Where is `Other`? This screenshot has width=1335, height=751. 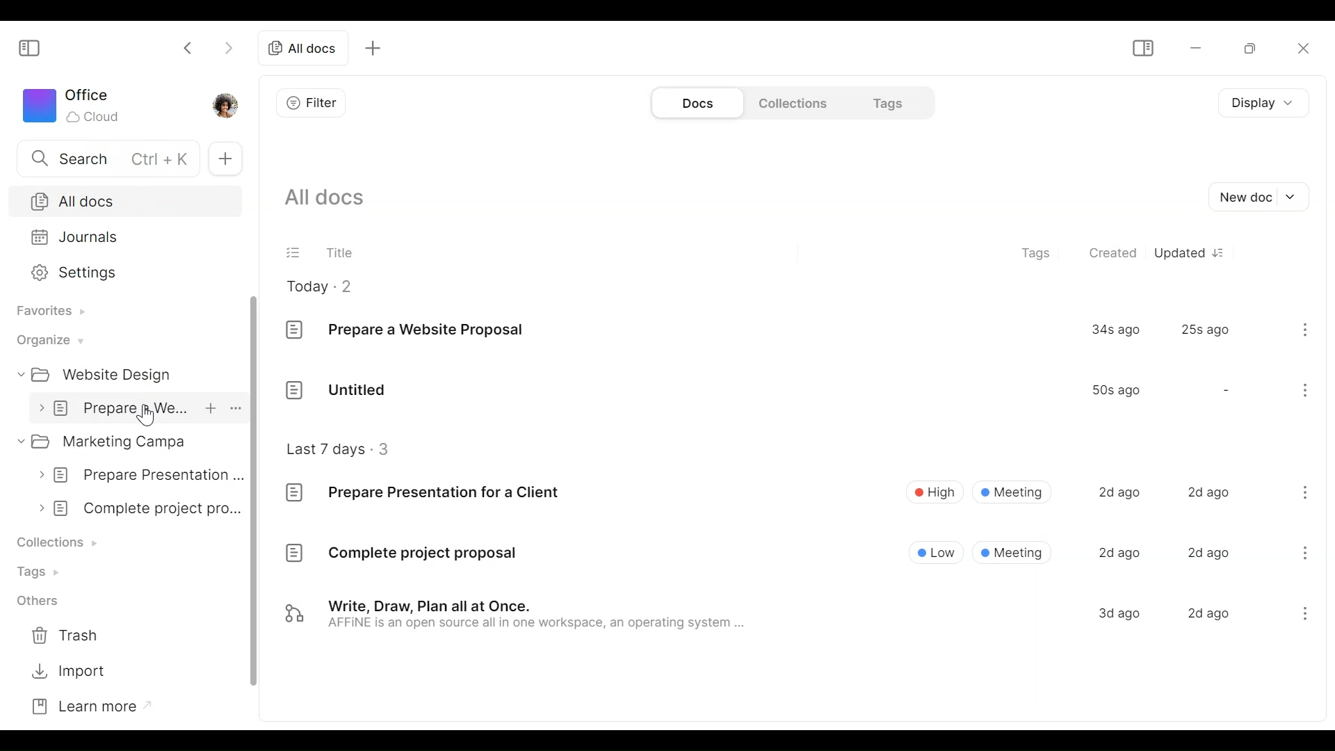
Other is located at coordinates (33, 600).